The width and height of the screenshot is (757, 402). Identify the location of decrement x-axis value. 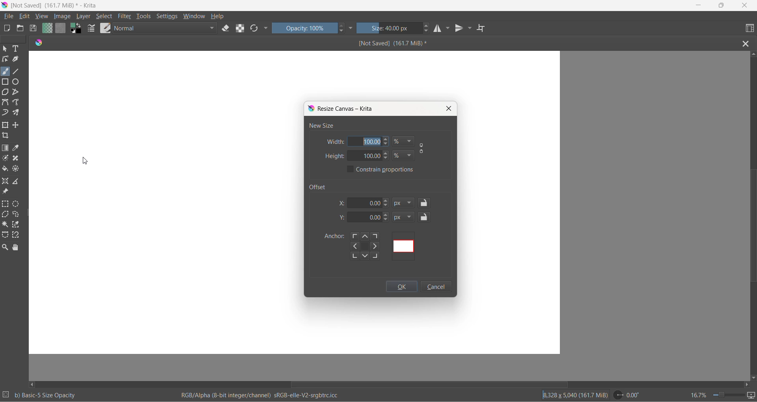
(386, 206).